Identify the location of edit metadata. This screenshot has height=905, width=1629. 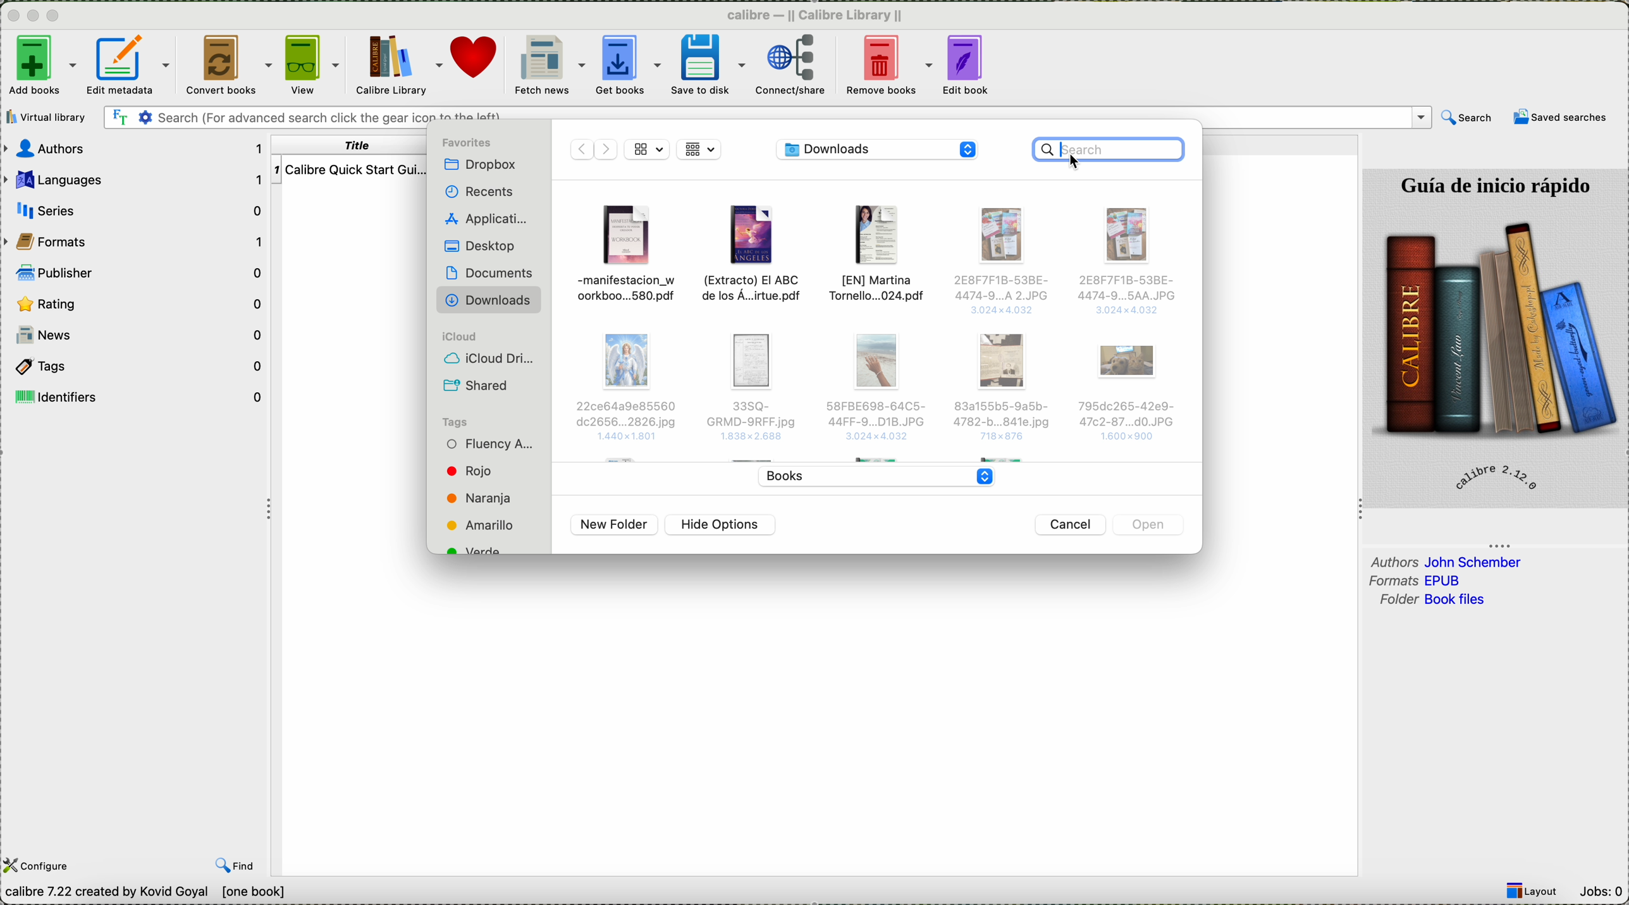
(132, 63).